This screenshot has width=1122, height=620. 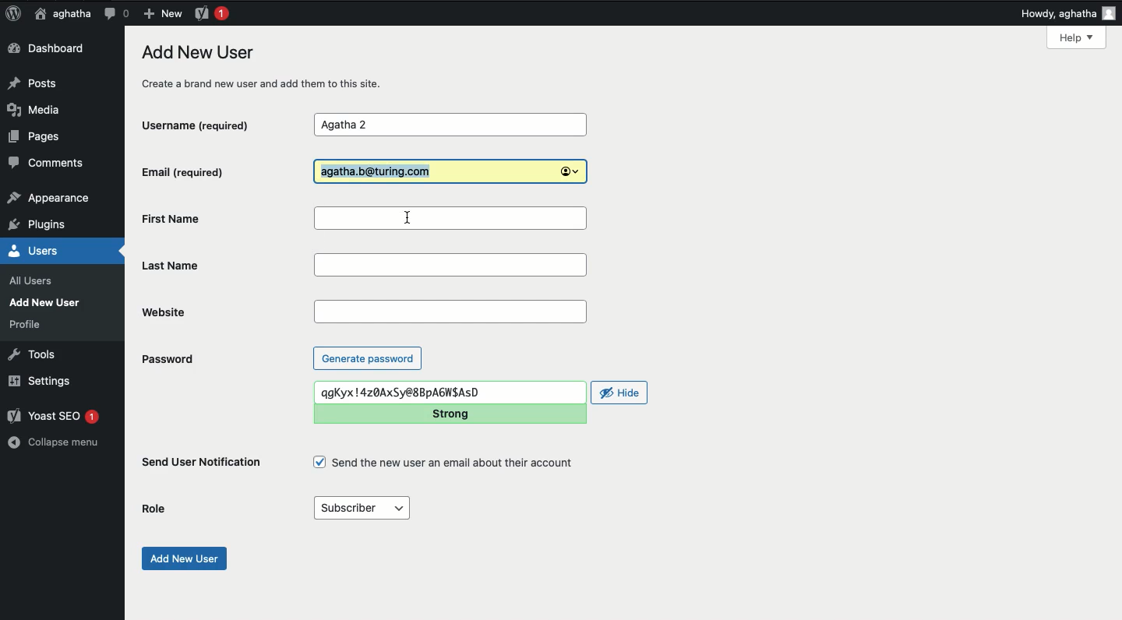 I want to click on Generate password, so click(x=368, y=358).